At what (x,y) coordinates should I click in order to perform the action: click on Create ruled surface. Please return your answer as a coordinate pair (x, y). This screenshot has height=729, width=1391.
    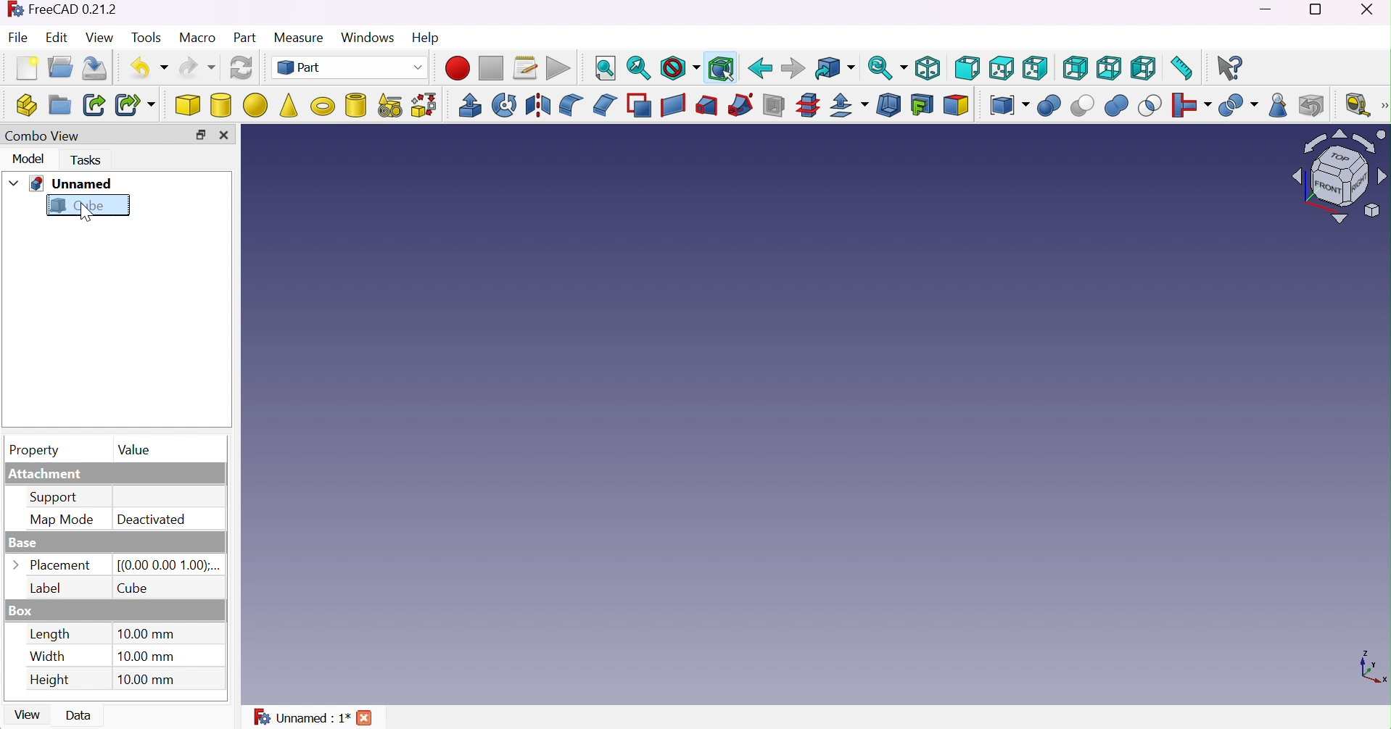
    Looking at the image, I should click on (675, 107).